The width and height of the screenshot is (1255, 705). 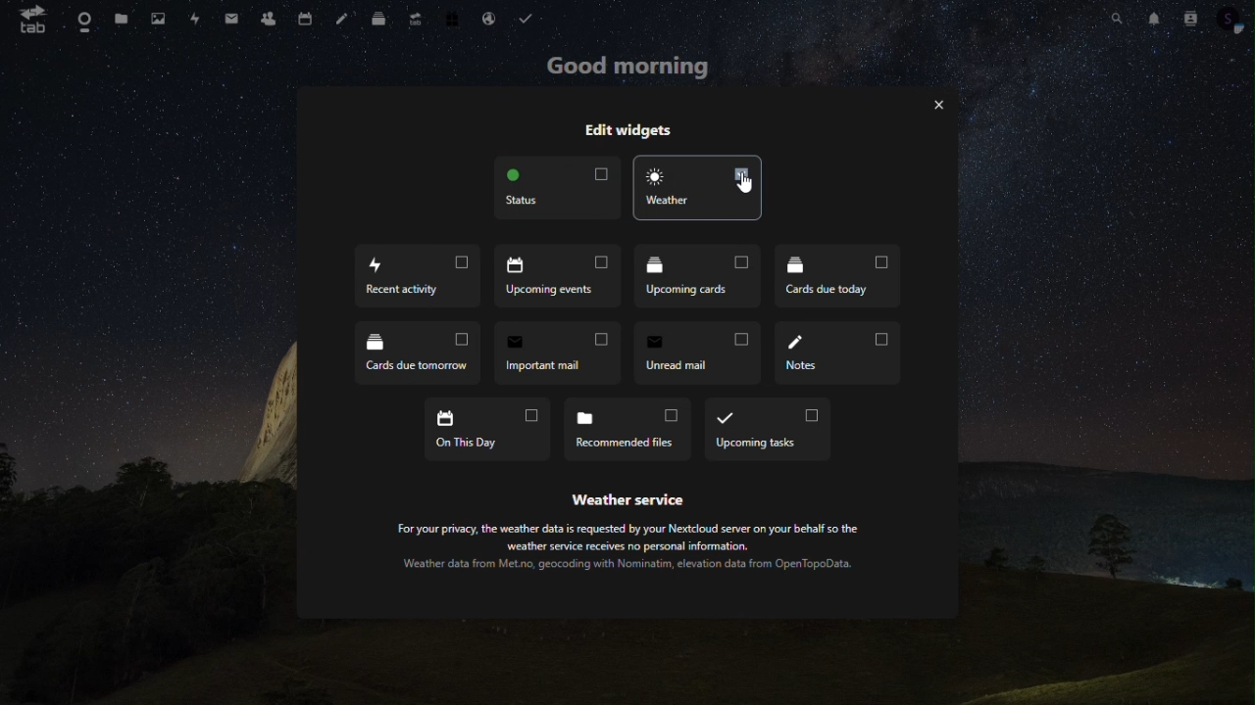 I want to click on cursor, so click(x=747, y=186).